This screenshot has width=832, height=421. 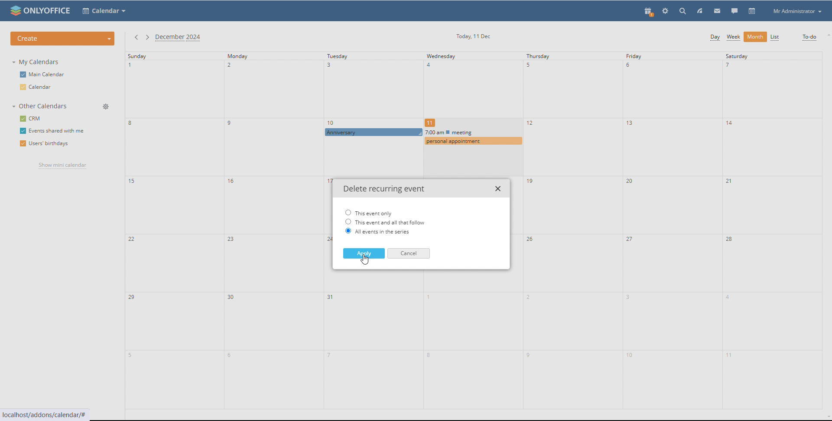 I want to click on Tuesday, so click(x=369, y=90).